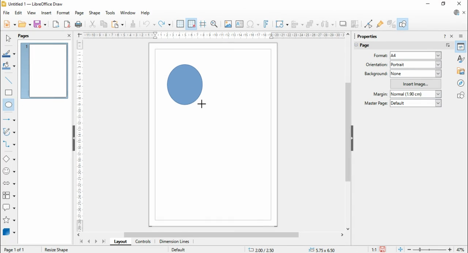  I want to click on default, so click(416, 103).